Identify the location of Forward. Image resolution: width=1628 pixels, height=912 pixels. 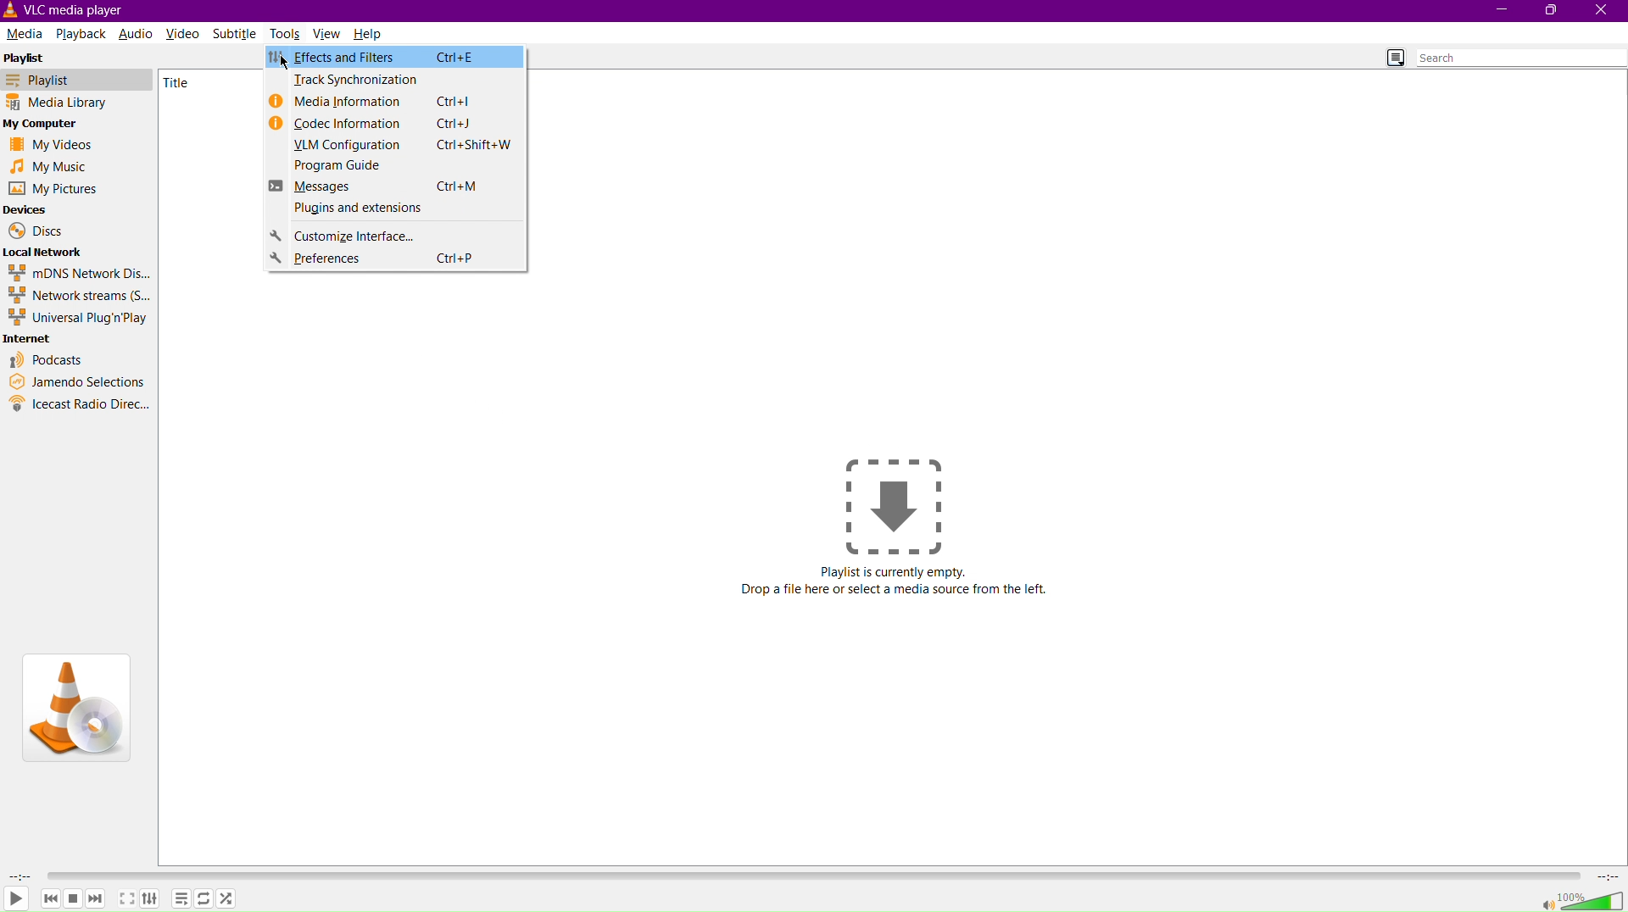
(98, 898).